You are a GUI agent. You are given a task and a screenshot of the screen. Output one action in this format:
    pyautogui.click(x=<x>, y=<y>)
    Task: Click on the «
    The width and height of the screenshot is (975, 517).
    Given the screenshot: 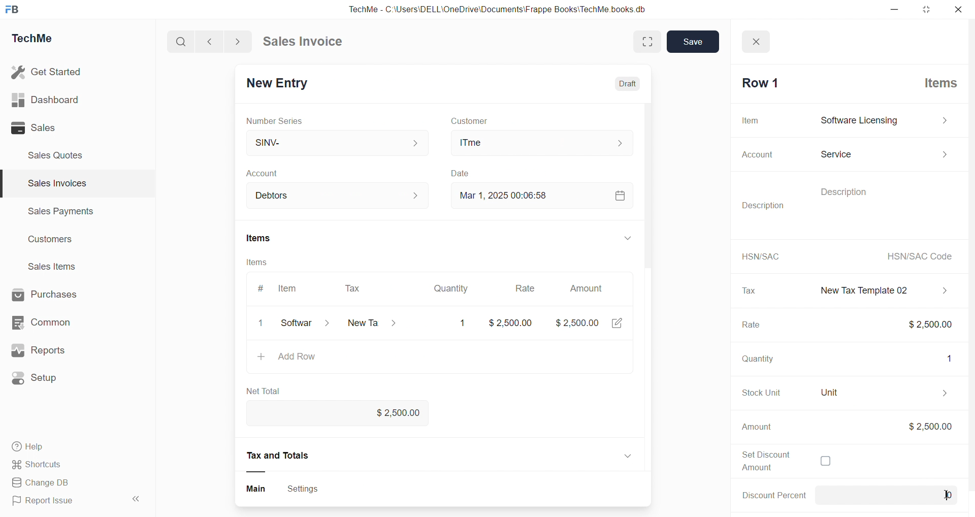 What is the action you would take?
    pyautogui.click(x=137, y=497)
    